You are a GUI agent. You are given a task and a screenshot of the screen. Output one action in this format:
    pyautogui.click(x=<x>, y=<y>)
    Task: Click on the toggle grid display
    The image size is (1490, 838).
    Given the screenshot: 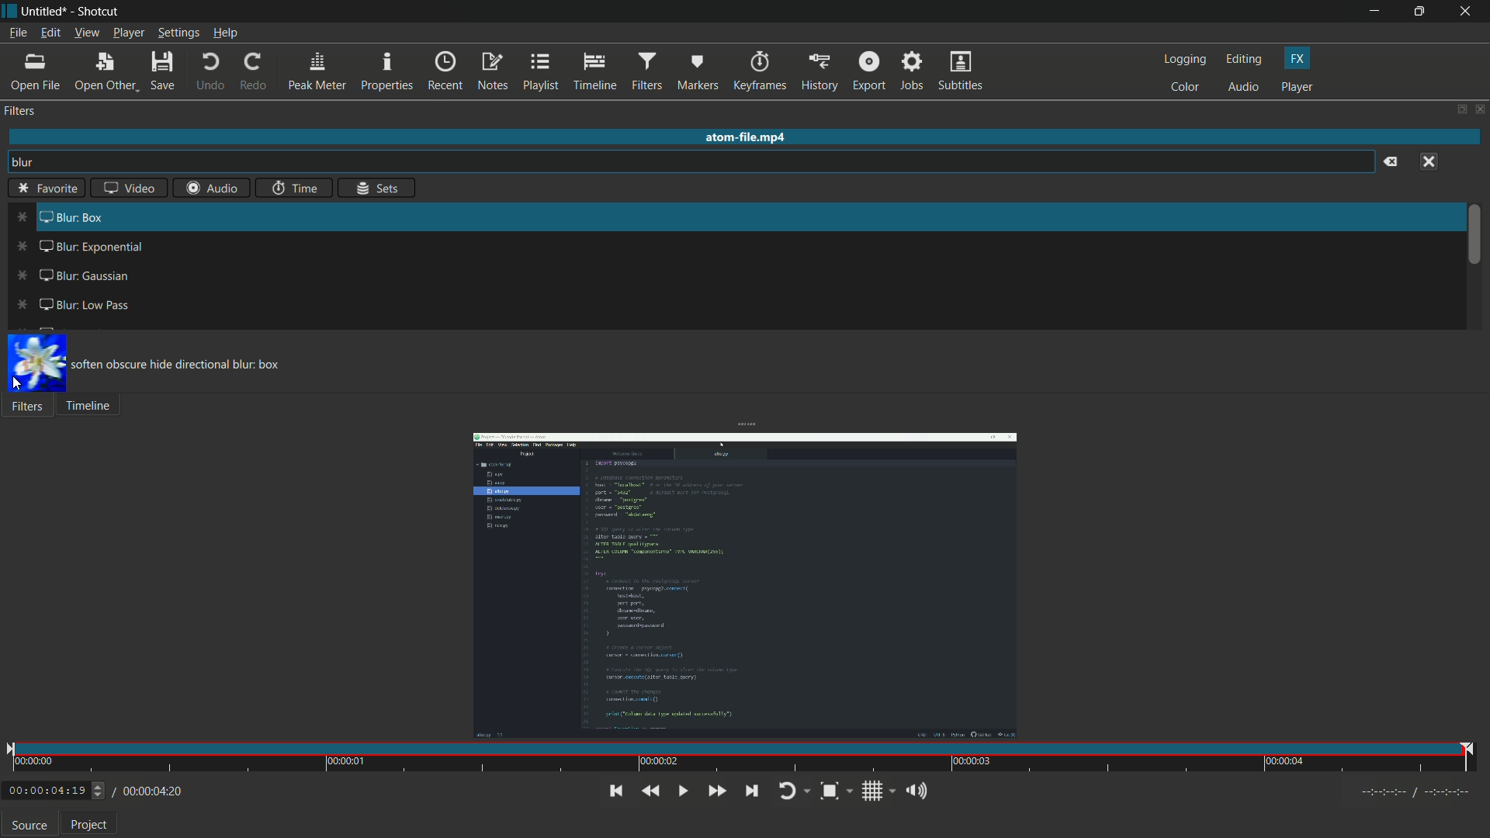 What is the action you would take?
    pyautogui.click(x=879, y=793)
    